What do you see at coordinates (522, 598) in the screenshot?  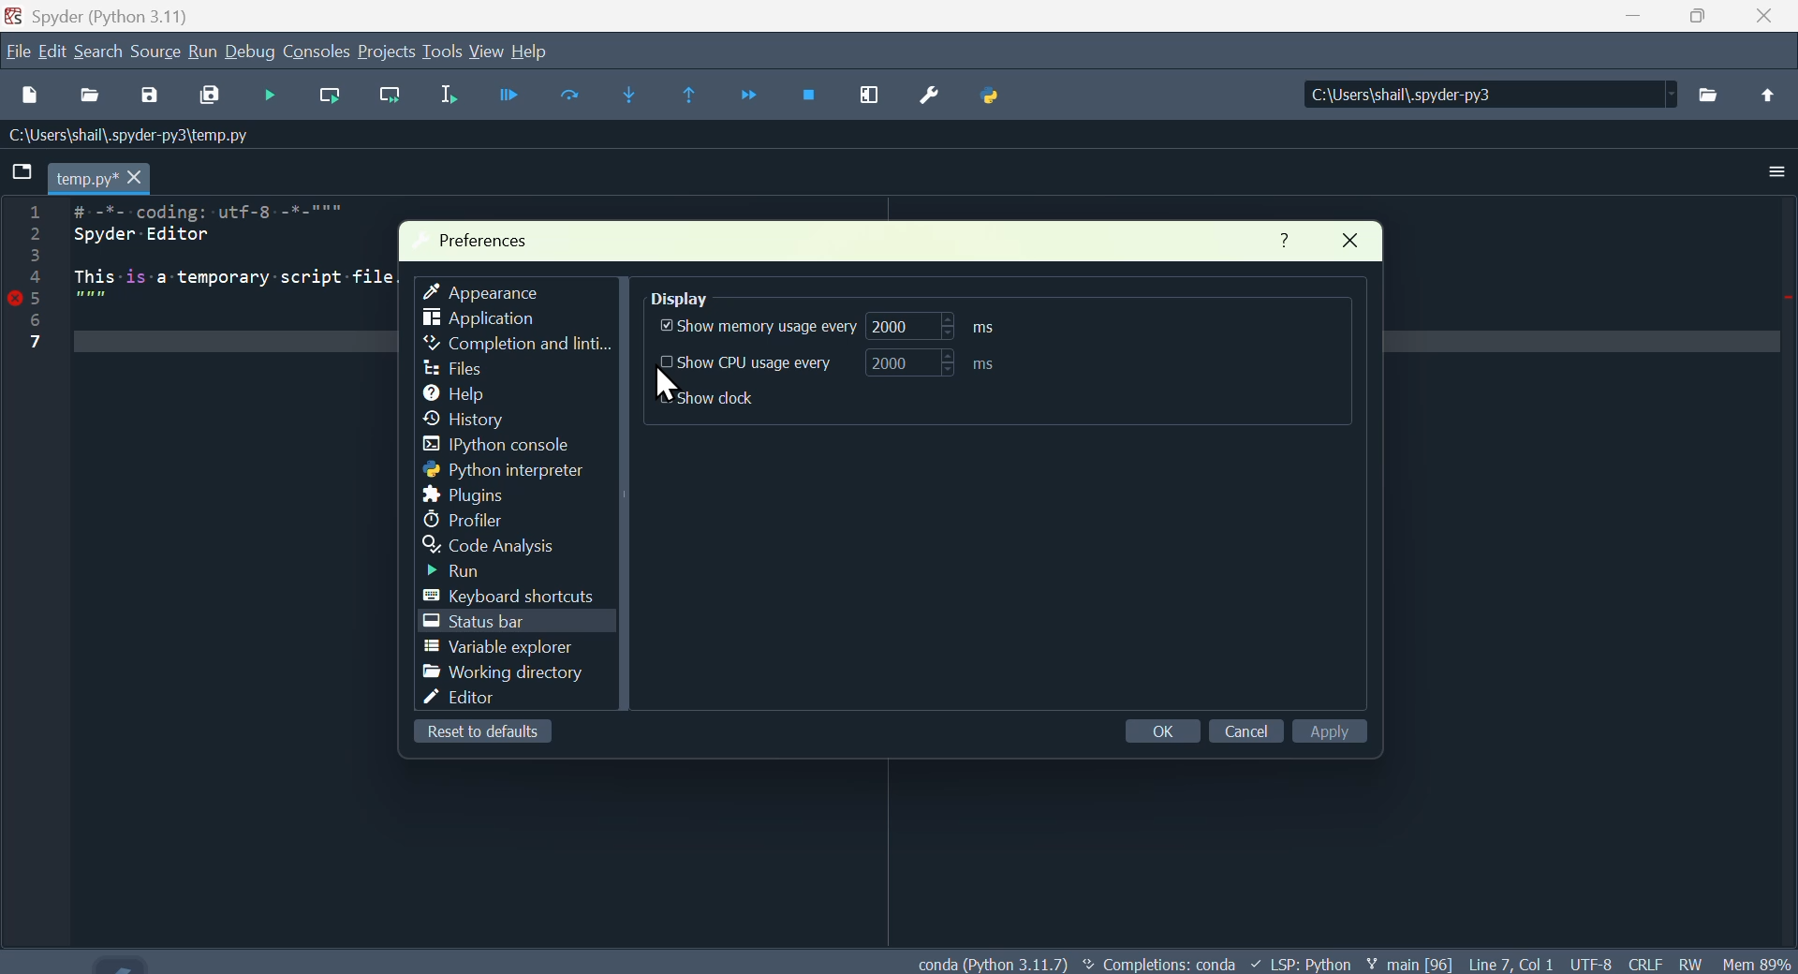 I see `Keyboard shortcuts` at bounding box center [522, 598].